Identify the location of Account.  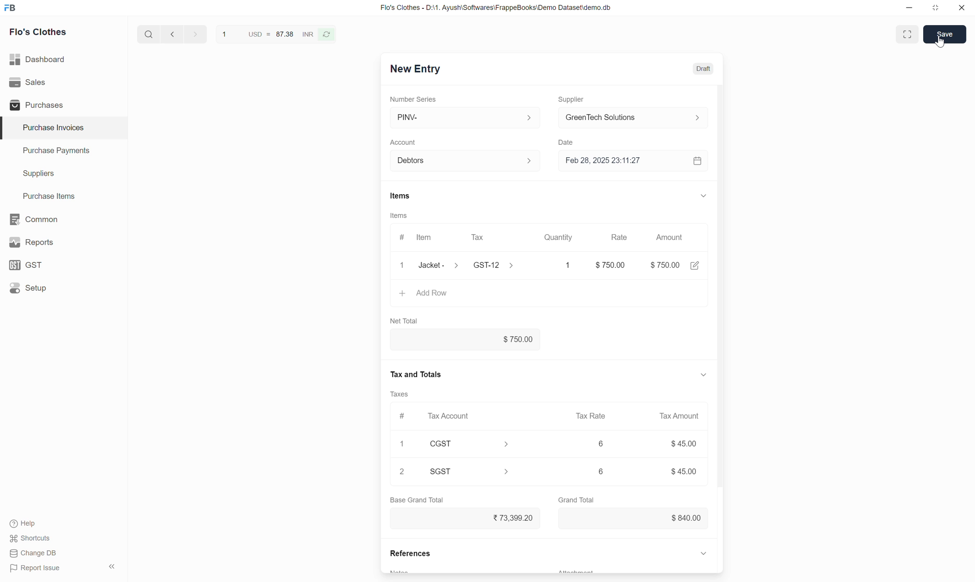
(403, 143).